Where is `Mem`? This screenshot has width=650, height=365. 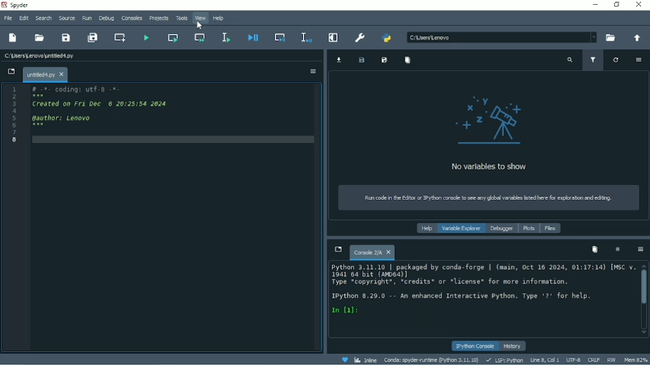
Mem is located at coordinates (636, 360).